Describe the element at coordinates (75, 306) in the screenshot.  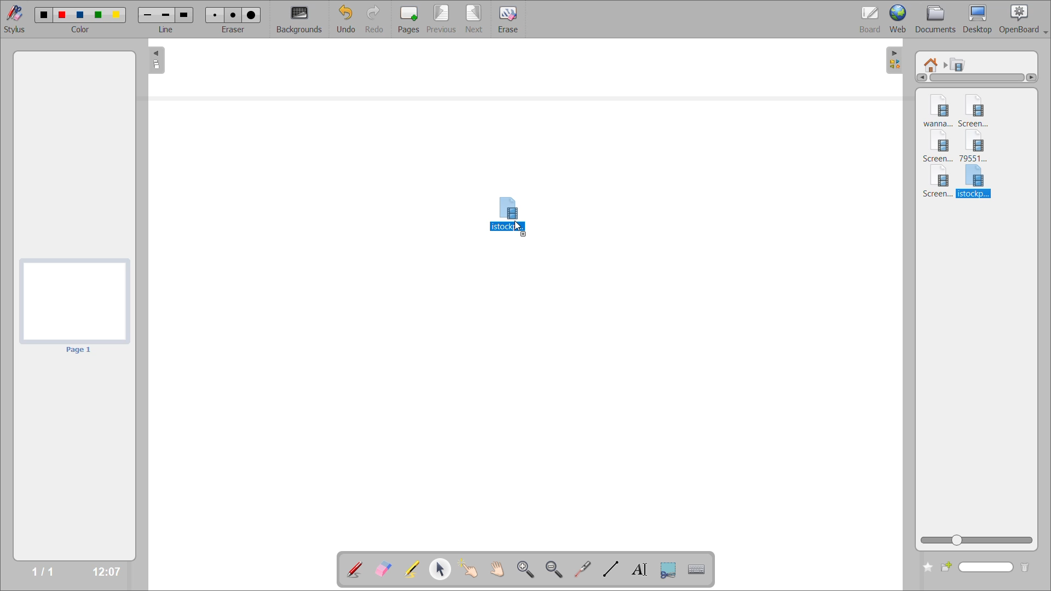
I see `page preview` at that location.